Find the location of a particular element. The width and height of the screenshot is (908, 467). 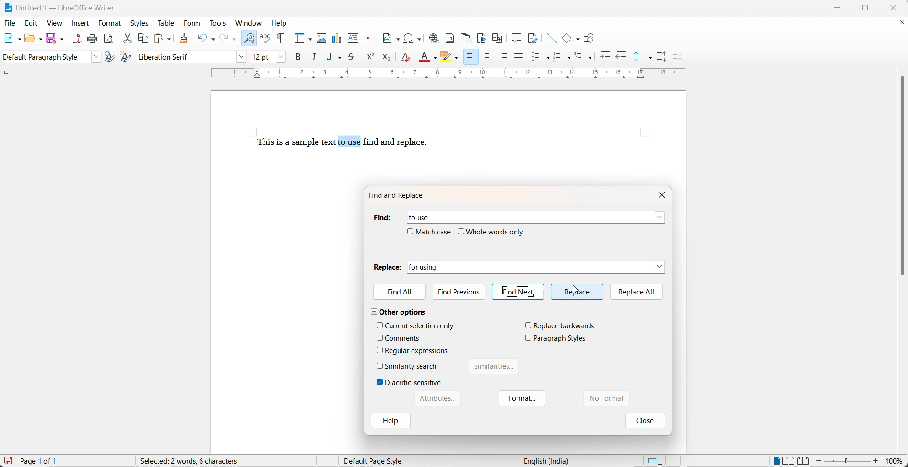

find and replace dialog box title is located at coordinates (401, 195).